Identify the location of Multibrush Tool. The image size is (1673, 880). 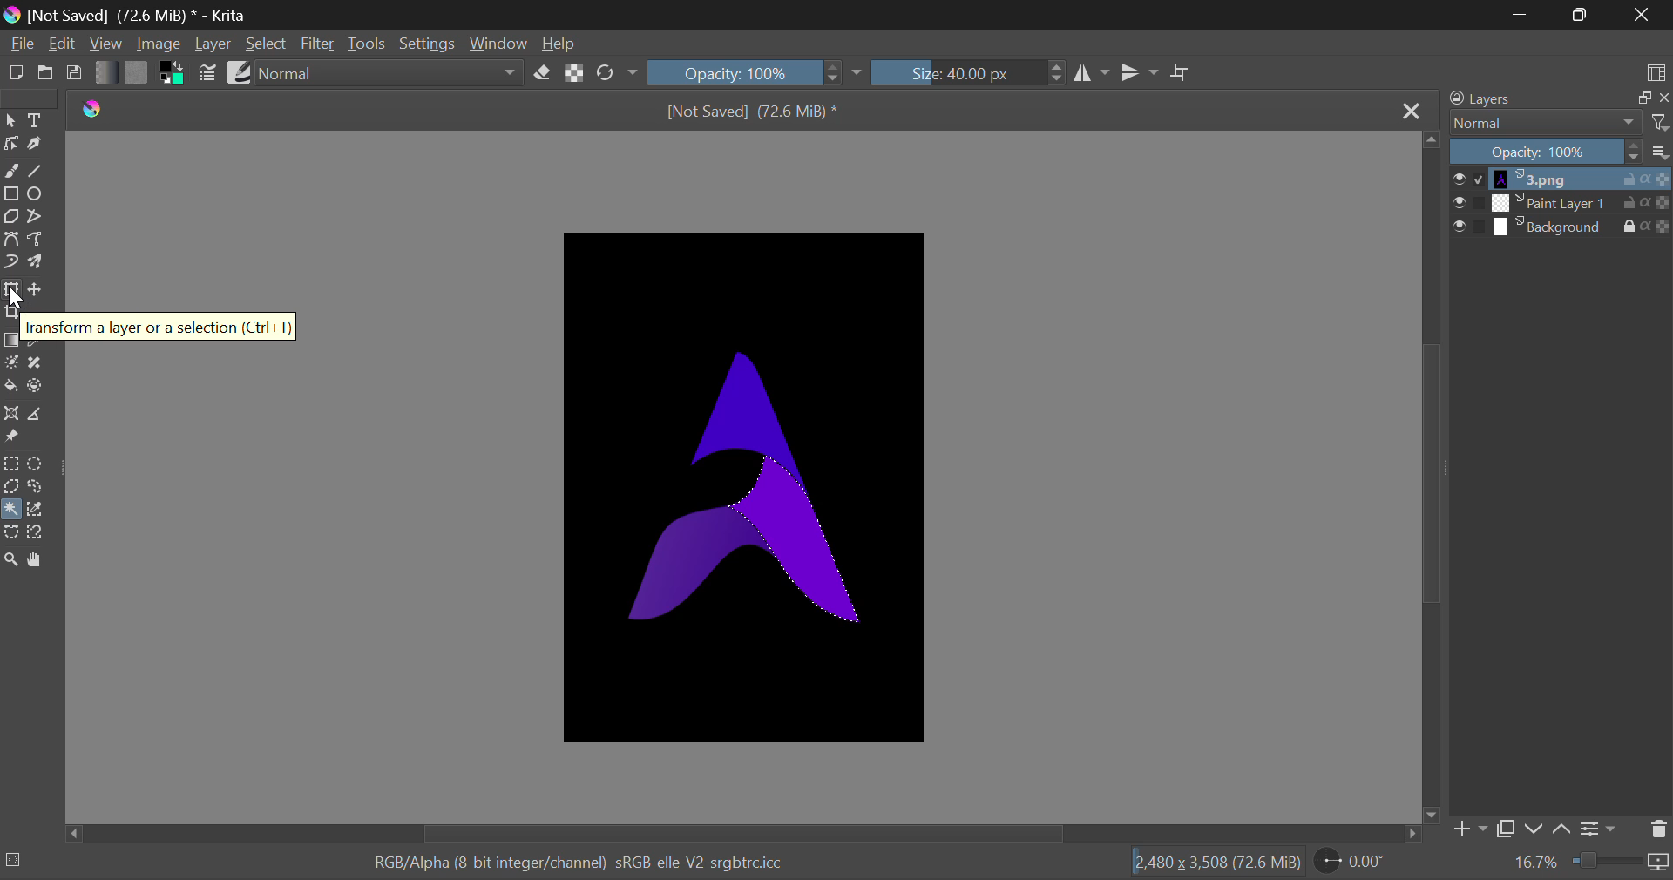
(38, 265).